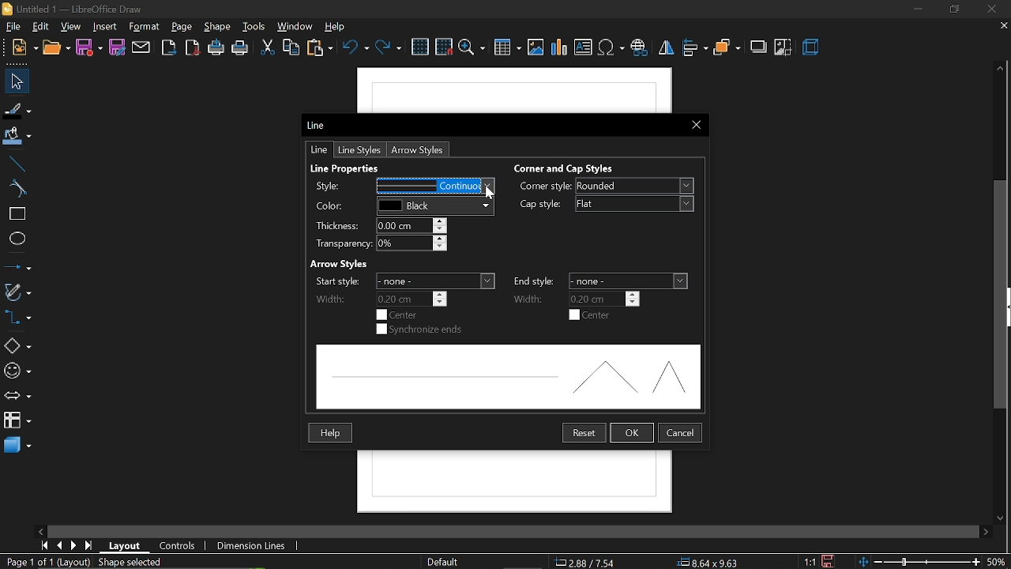  What do you see at coordinates (90, 546) in the screenshot?
I see `go to last page` at bounding box center [90, 546].